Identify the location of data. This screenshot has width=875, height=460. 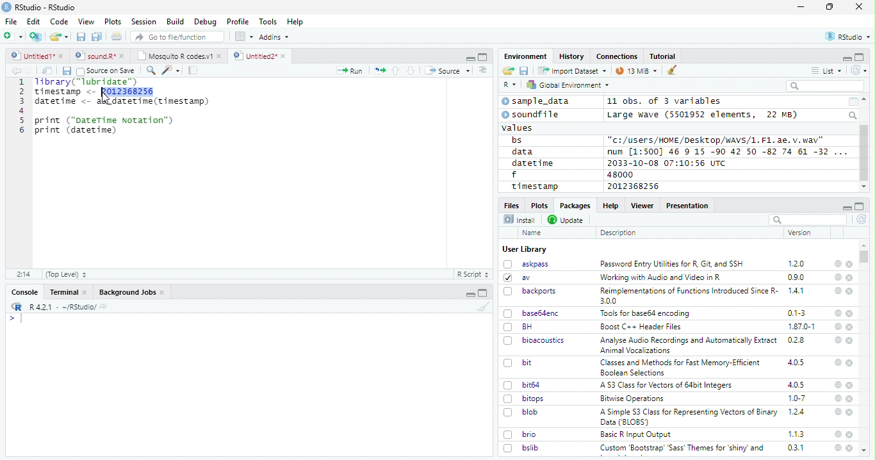
(525, 152).